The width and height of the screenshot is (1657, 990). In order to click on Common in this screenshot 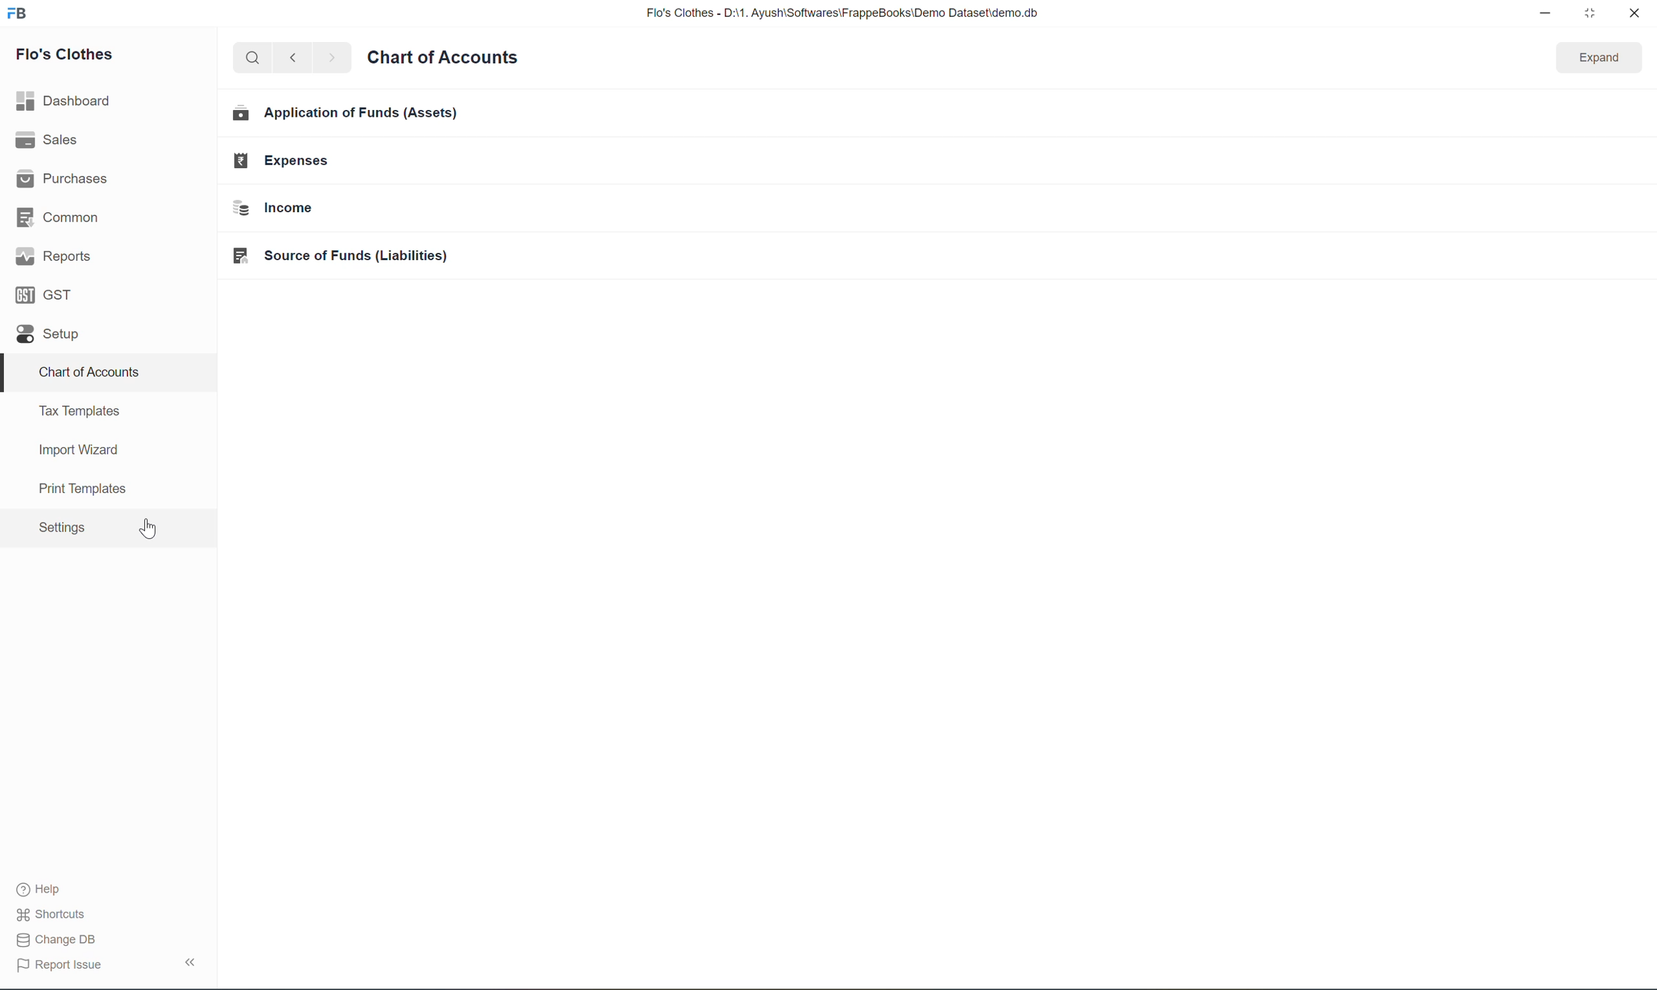, I will do `click(57, 217)`.